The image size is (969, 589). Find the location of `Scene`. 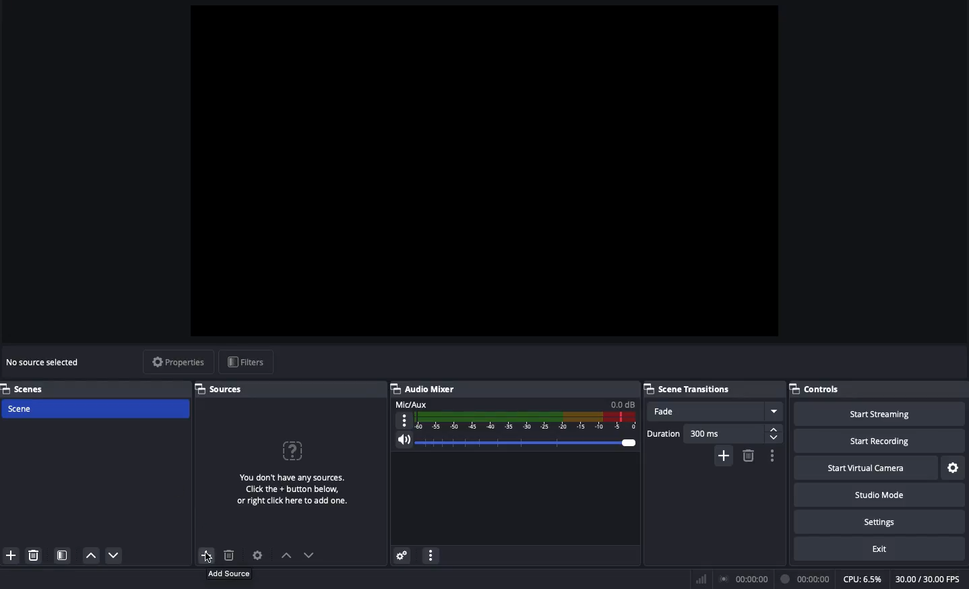

Scene is located at coordinates (95, 409).